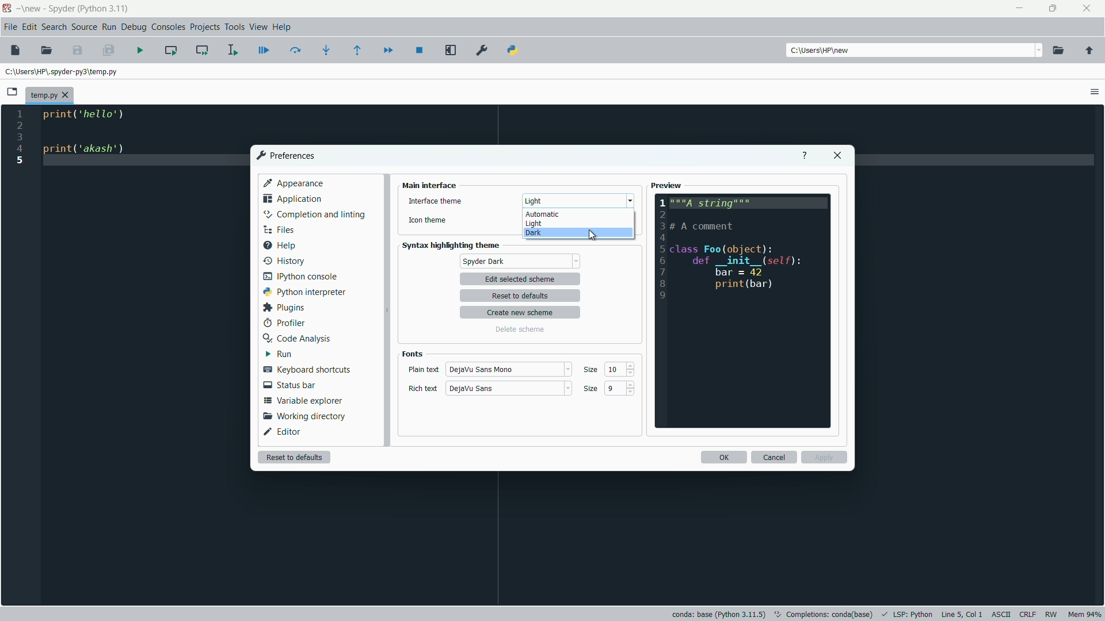 The height and width of the screenshot is (621, 1105). I want to click on syntax highlighting theme, so click(454, 246).